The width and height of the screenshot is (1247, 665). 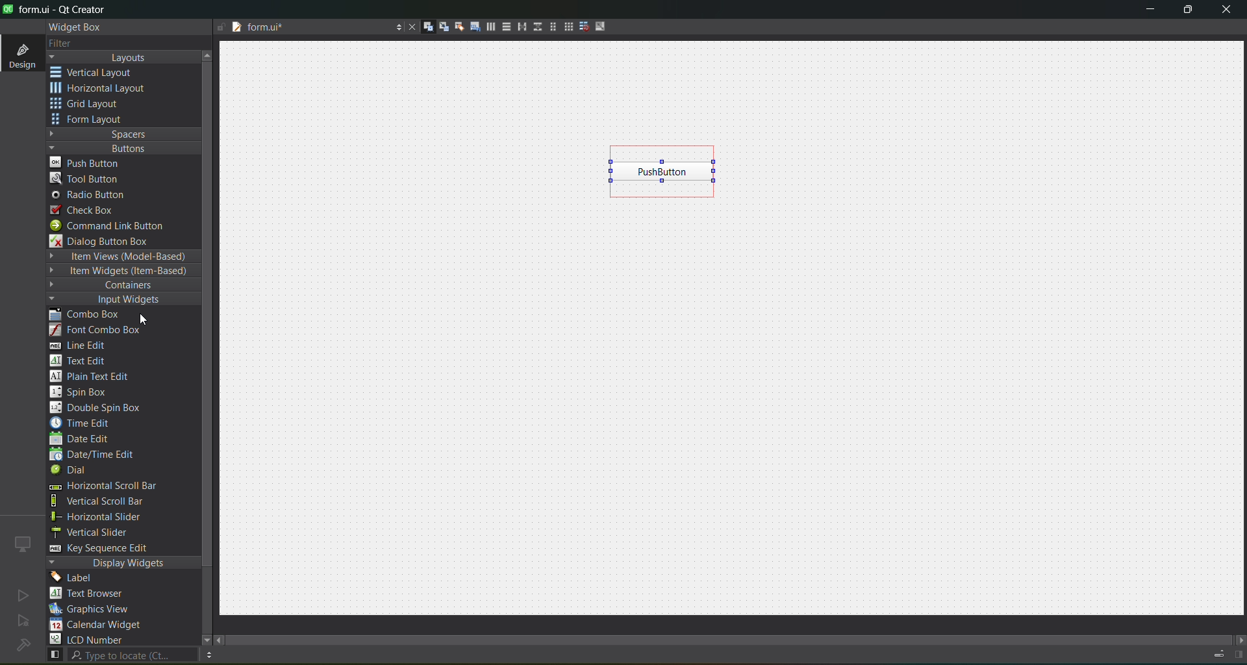 I want to click on scroll bar, so click(x=739, y=636).